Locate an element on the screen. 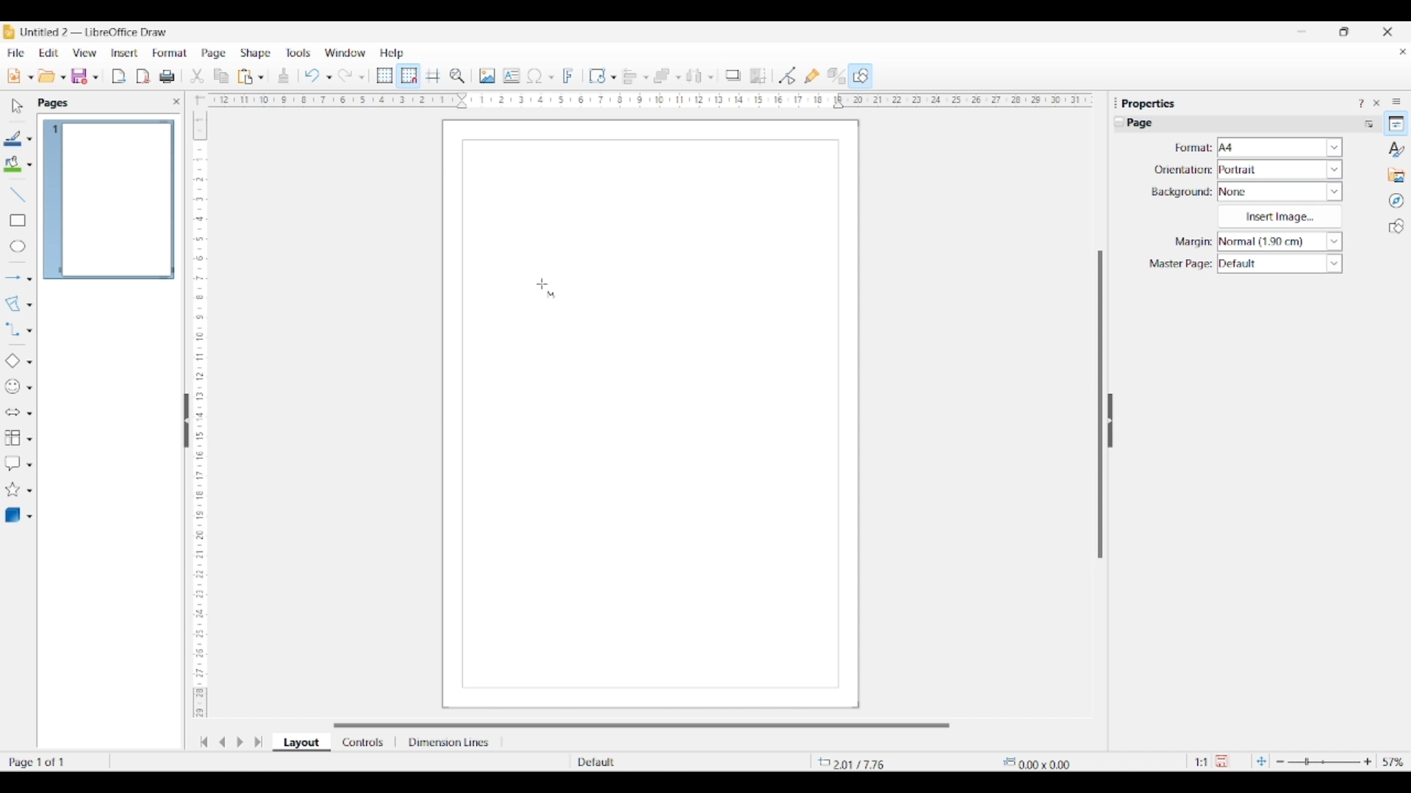 The width and height of the screenshot is (1411, 793). Zoom in is located at coordinates (1368, 761).